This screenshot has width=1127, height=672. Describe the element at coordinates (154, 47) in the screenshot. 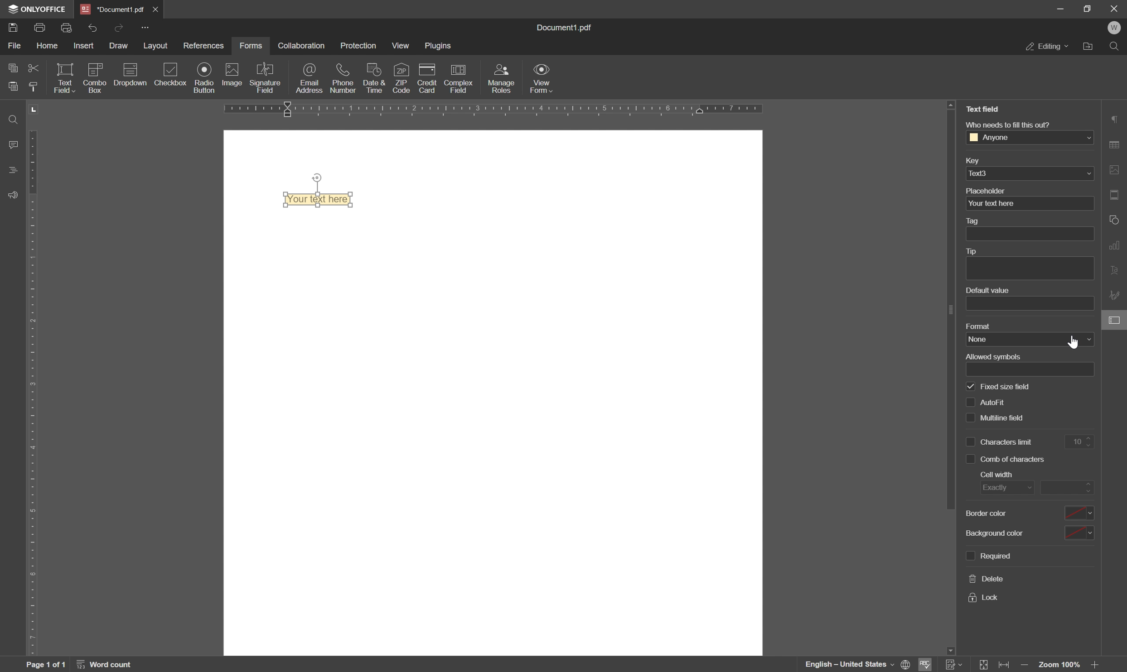

I see `layout` at that location.